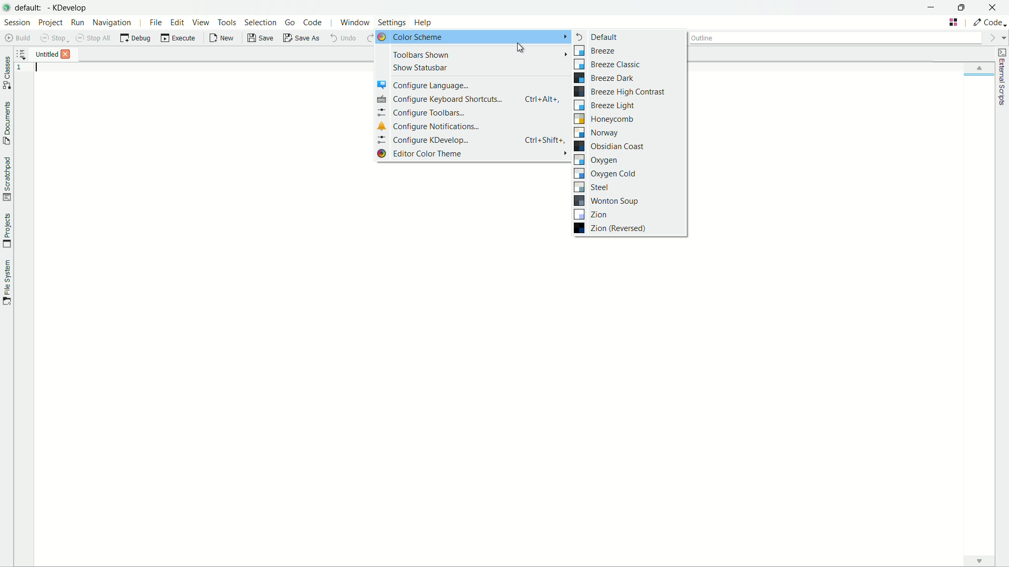 This screenshot has width=1009, height=567. Describe the element at coordinates (302, 38) in the screenshot. I see `save as` at that location.